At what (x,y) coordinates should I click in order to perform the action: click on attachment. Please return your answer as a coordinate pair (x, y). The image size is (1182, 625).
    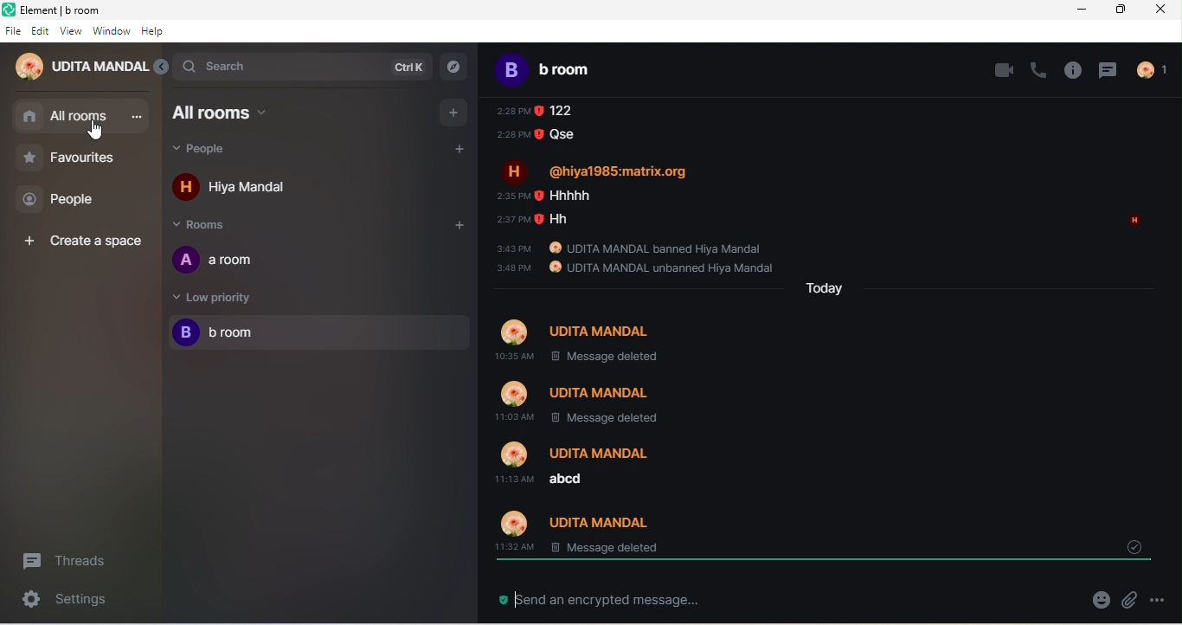
    Looking at the image, I should click on (1130, 601).